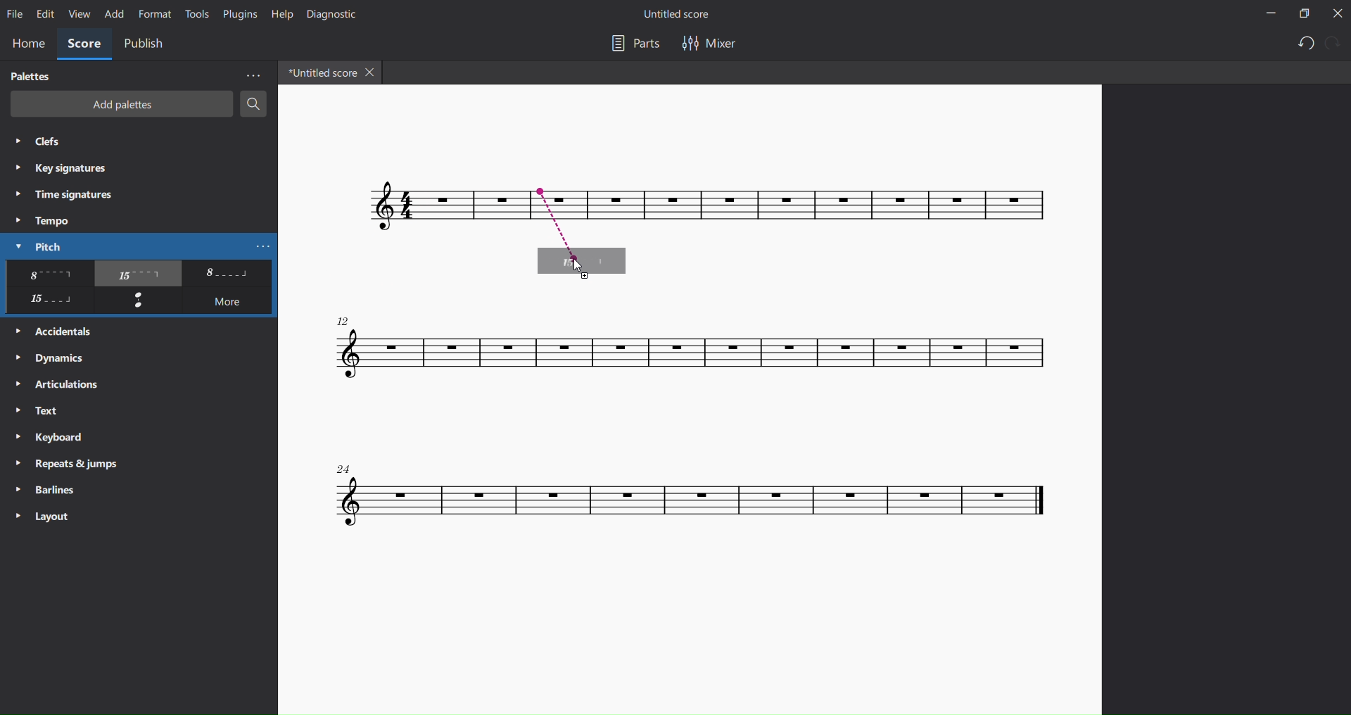  What do you see at coordinates (43, 487) in the screenshot?
I see `barlines` at bounding box center [43, 487].